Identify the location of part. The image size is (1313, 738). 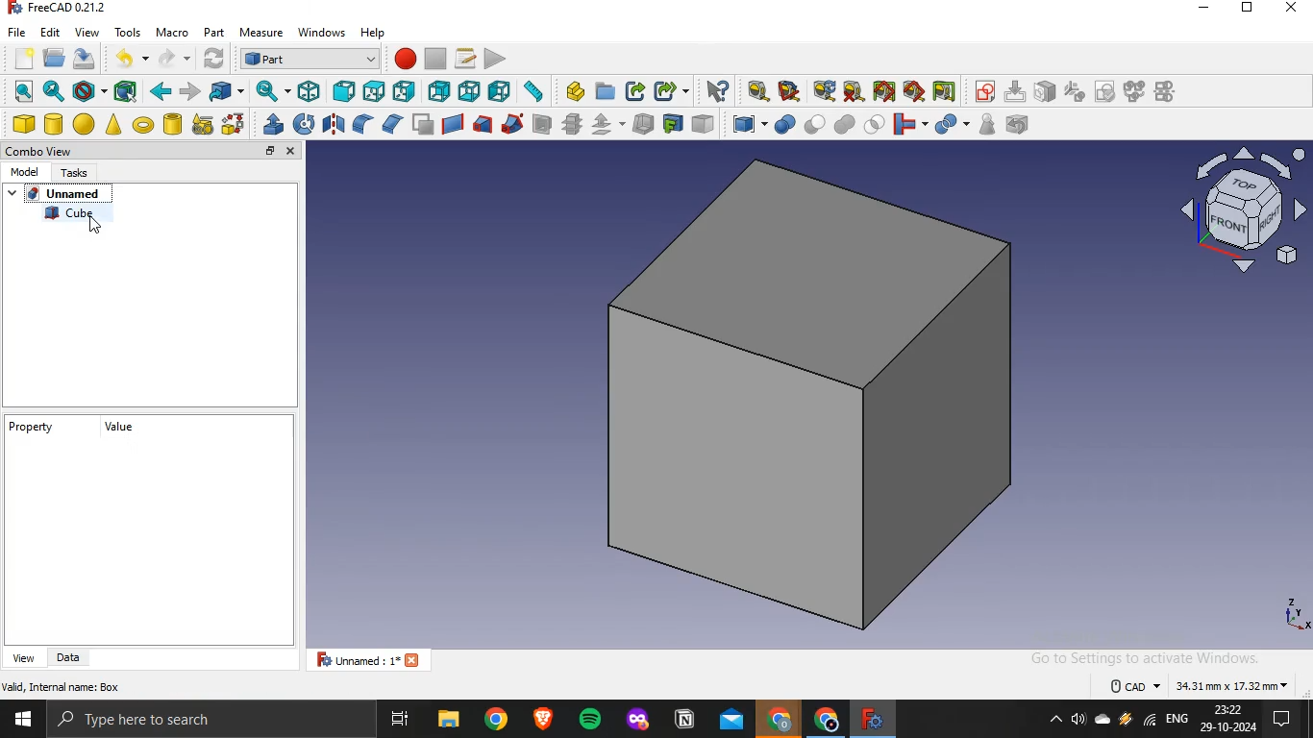
(212, 31).